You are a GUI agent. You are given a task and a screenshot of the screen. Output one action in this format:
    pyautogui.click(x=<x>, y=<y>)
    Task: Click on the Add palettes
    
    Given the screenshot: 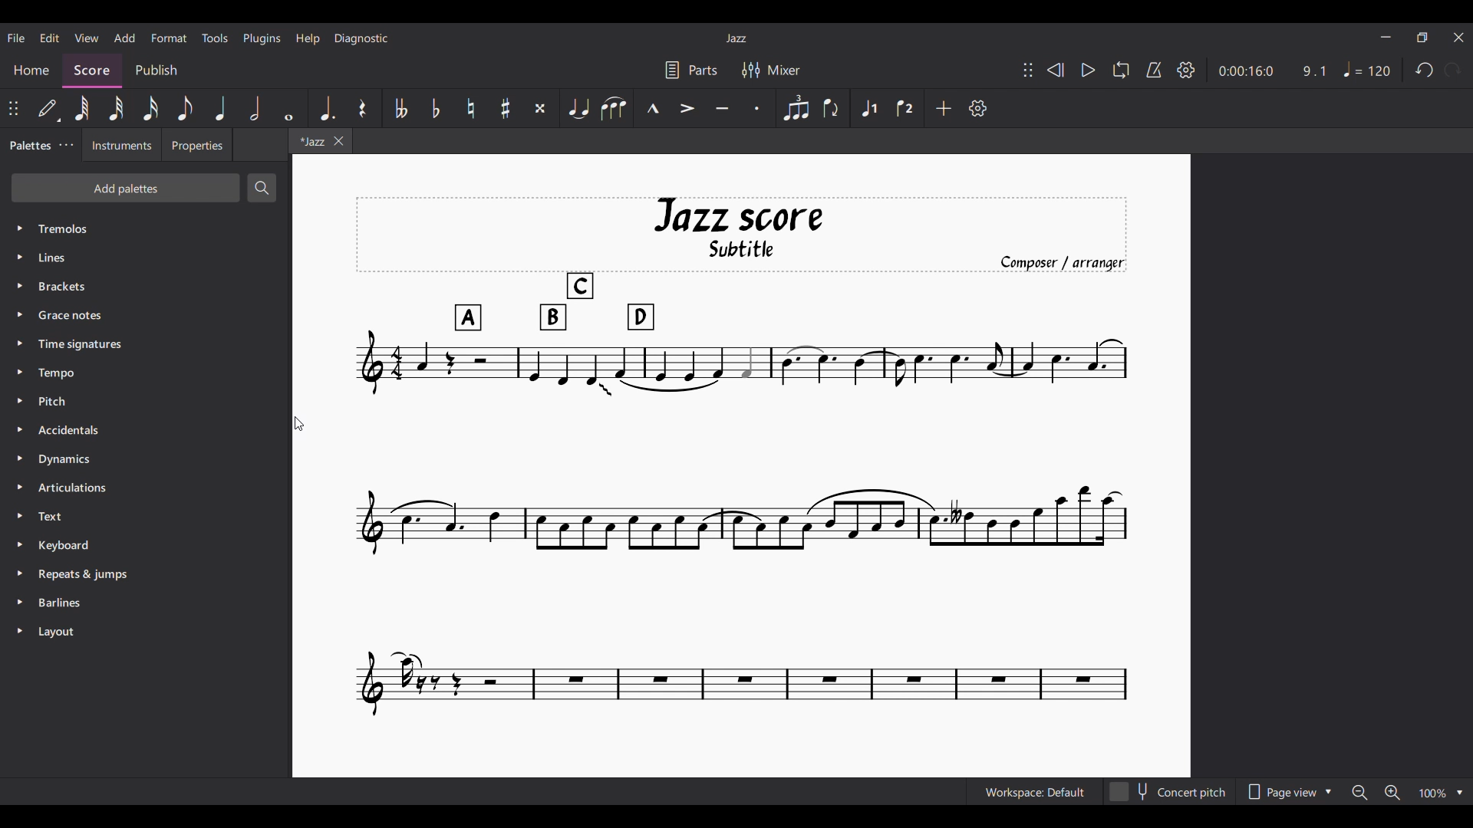 What is the action you would take?
    pyautogui.click(x=125, y=188)
    